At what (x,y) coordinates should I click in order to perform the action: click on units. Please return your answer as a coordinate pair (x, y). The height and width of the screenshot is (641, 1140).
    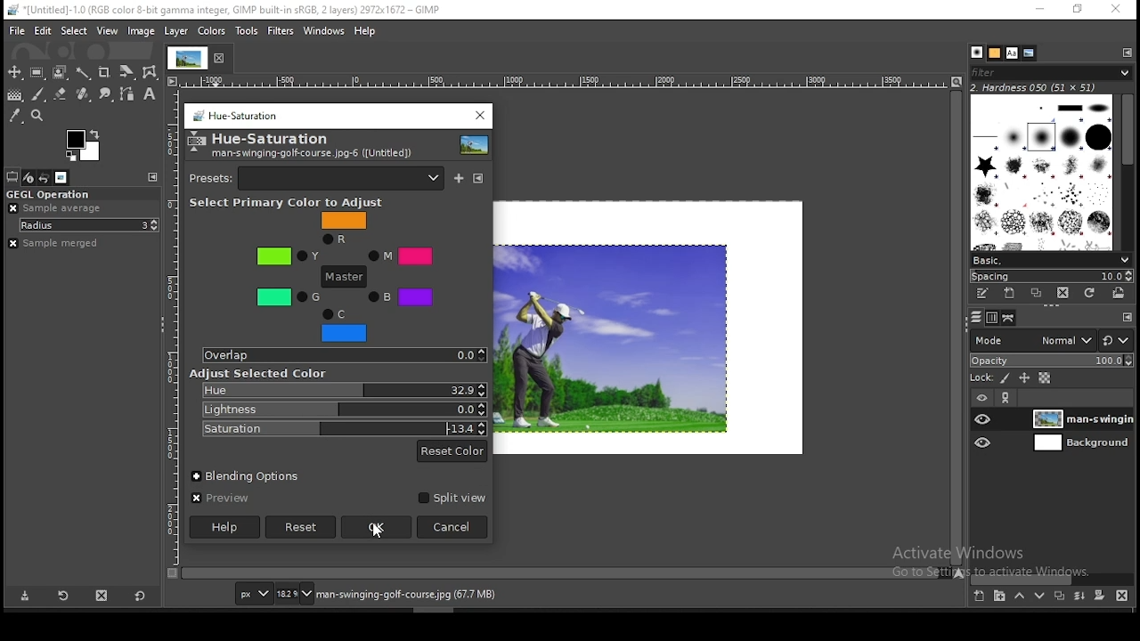
    Looking at the image, I should click on (256, 594).